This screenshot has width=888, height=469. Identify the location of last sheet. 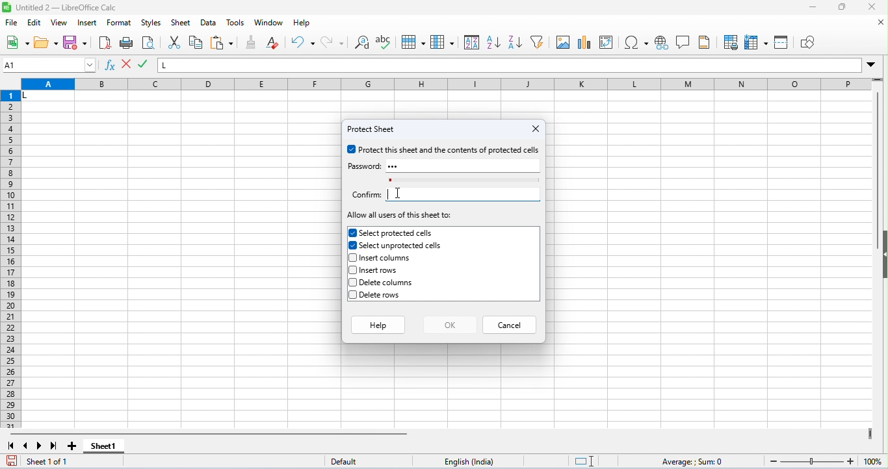
(54, 446).